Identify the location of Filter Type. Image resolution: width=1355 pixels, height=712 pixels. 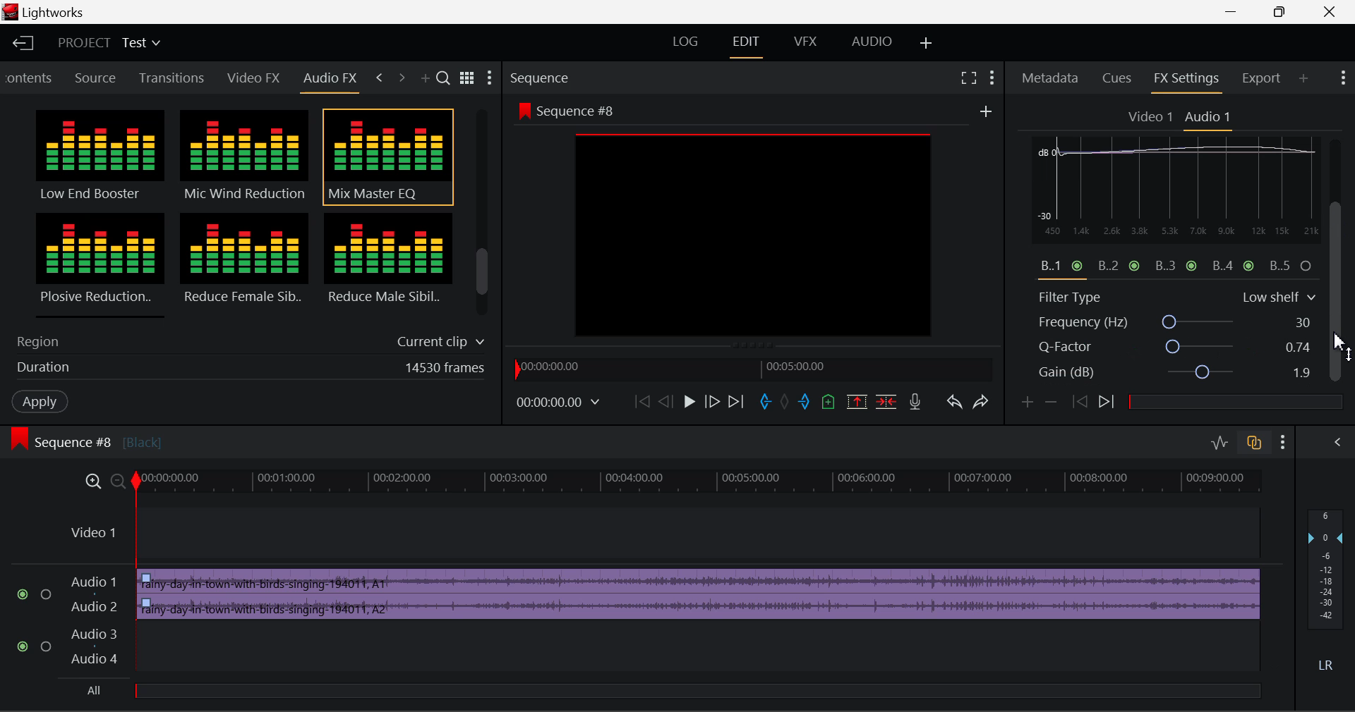
(1176, 295).